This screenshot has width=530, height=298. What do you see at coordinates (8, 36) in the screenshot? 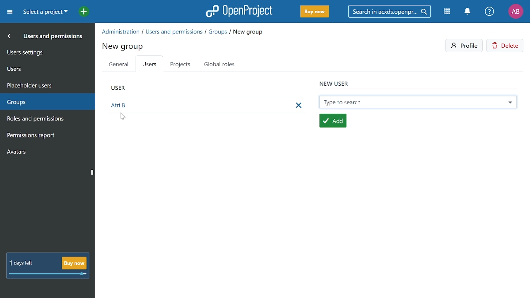
I see `MOve back` at bounding box center [8, 36].